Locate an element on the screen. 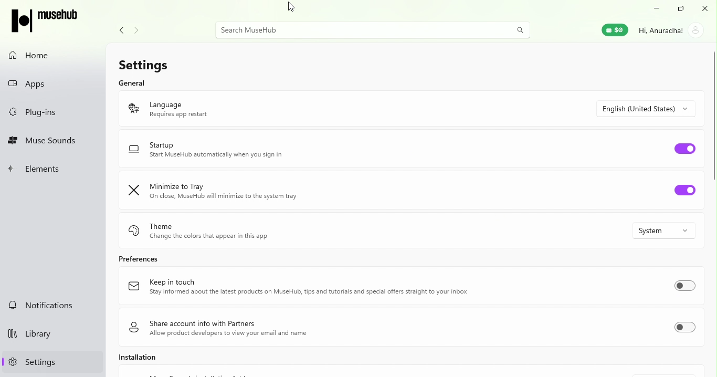  Settings is located at coordinates (152, 62).